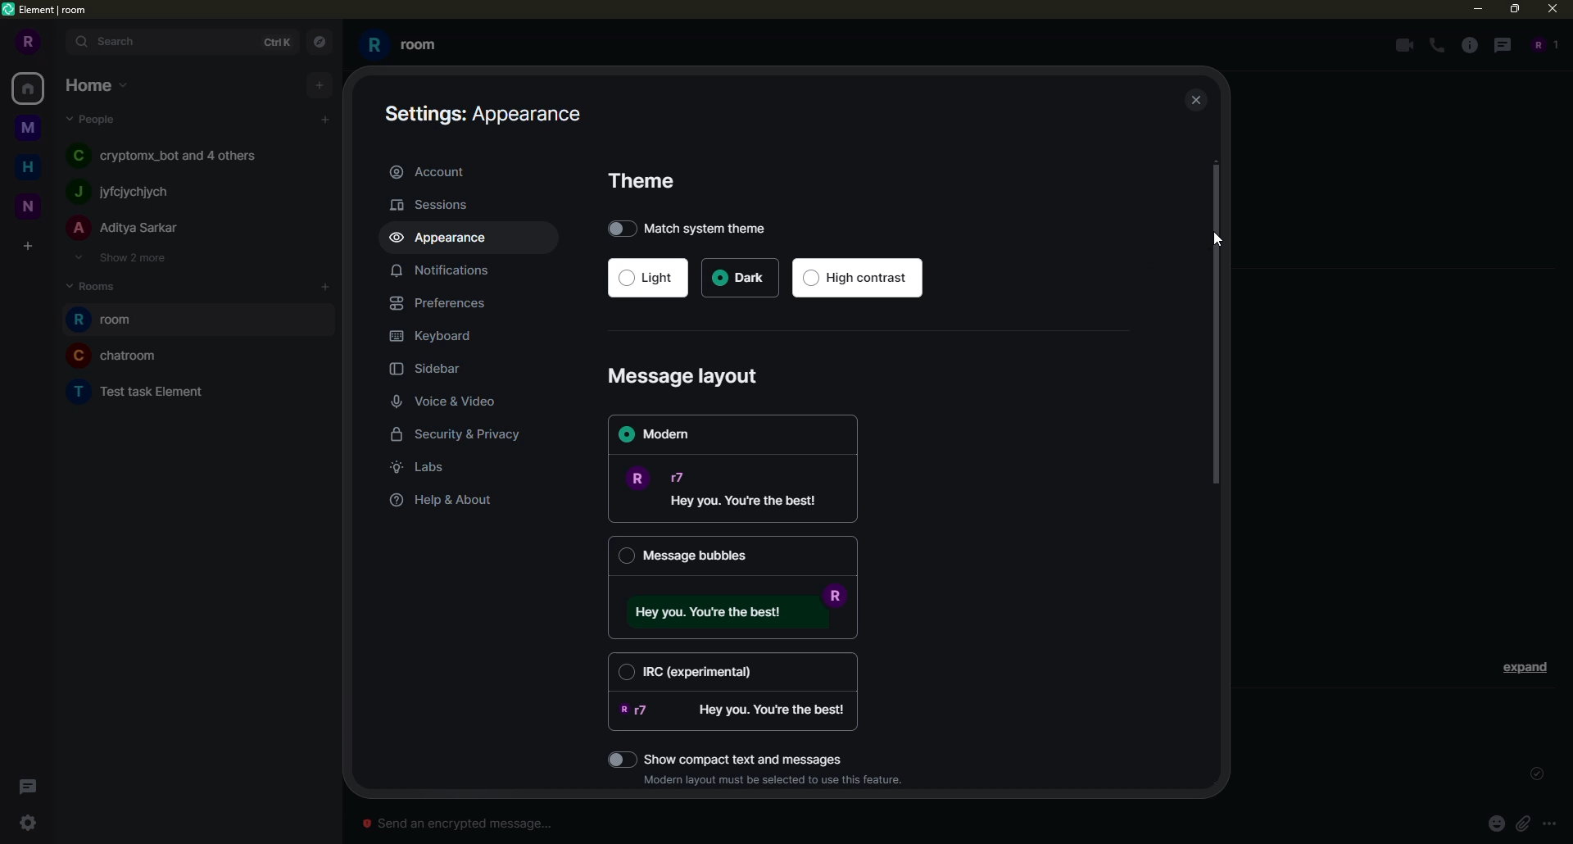 The height and width of the screenshot is (844, 1573). What do you see at coordinates (777, 781) in the screenshot?
I see `info` at bounding box center [777, 781].